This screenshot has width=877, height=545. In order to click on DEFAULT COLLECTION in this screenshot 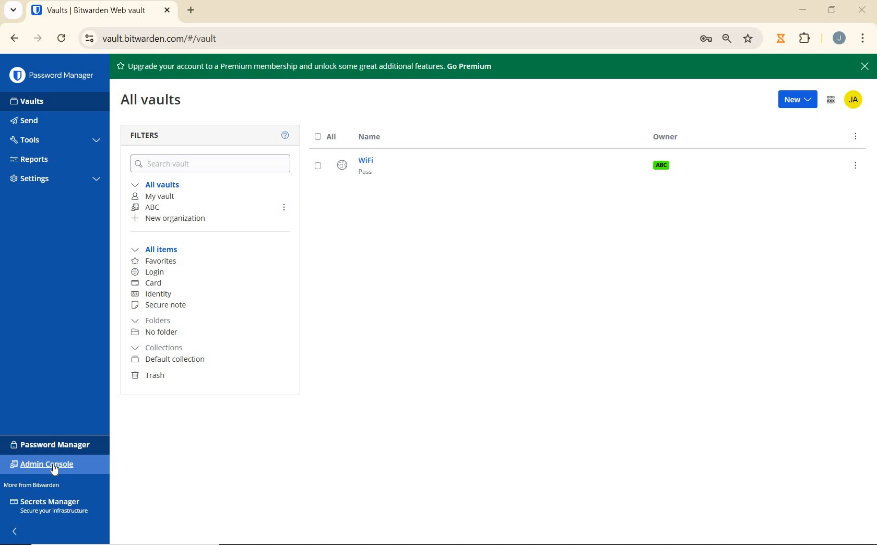, I will do `click(167, 361)`.